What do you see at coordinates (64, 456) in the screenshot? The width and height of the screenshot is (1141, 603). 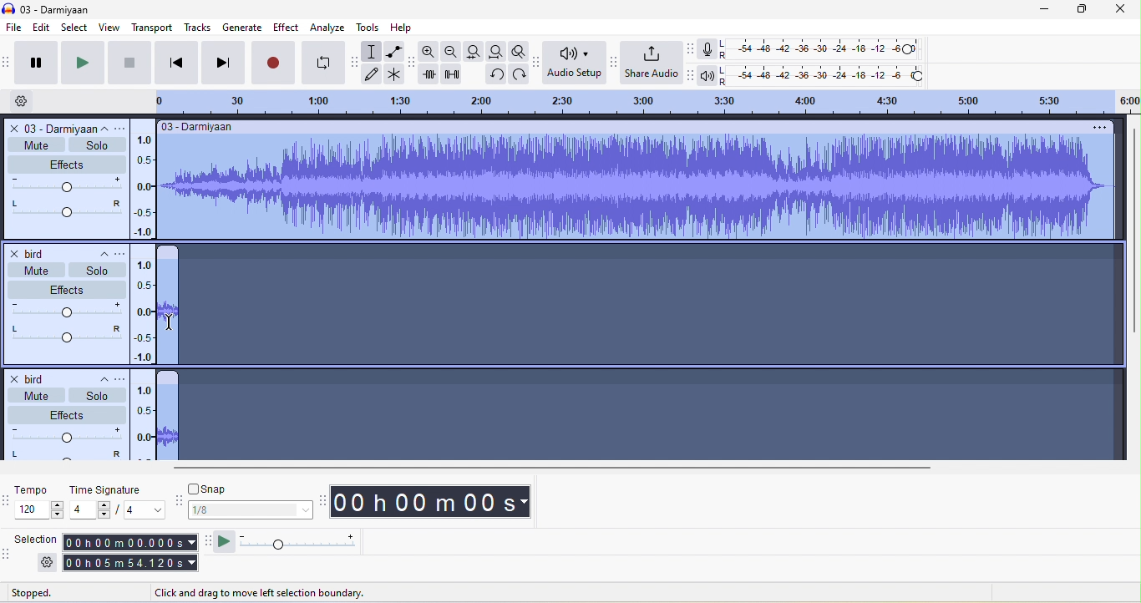 I see `pan:center` at bounding box center [64, 456].